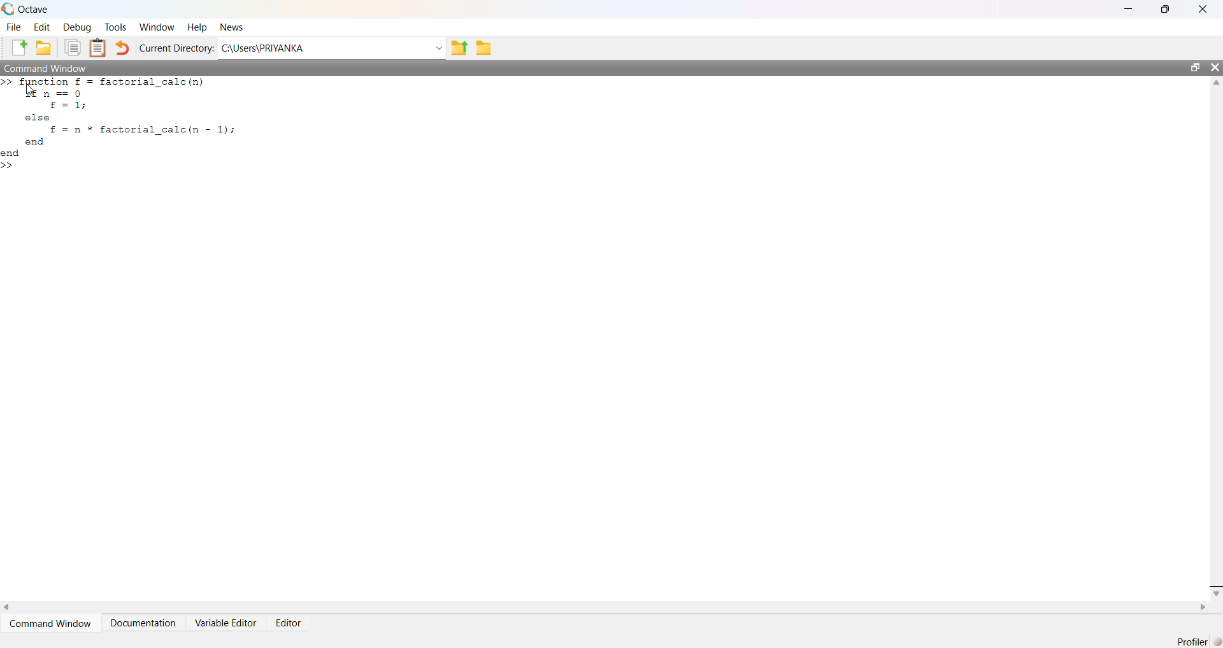 The height and width of the screenshot is (648, 1223). What do you see at coordinates (76, 27) in the screenshot?
I see `debug` at bounding box center [76, 27].